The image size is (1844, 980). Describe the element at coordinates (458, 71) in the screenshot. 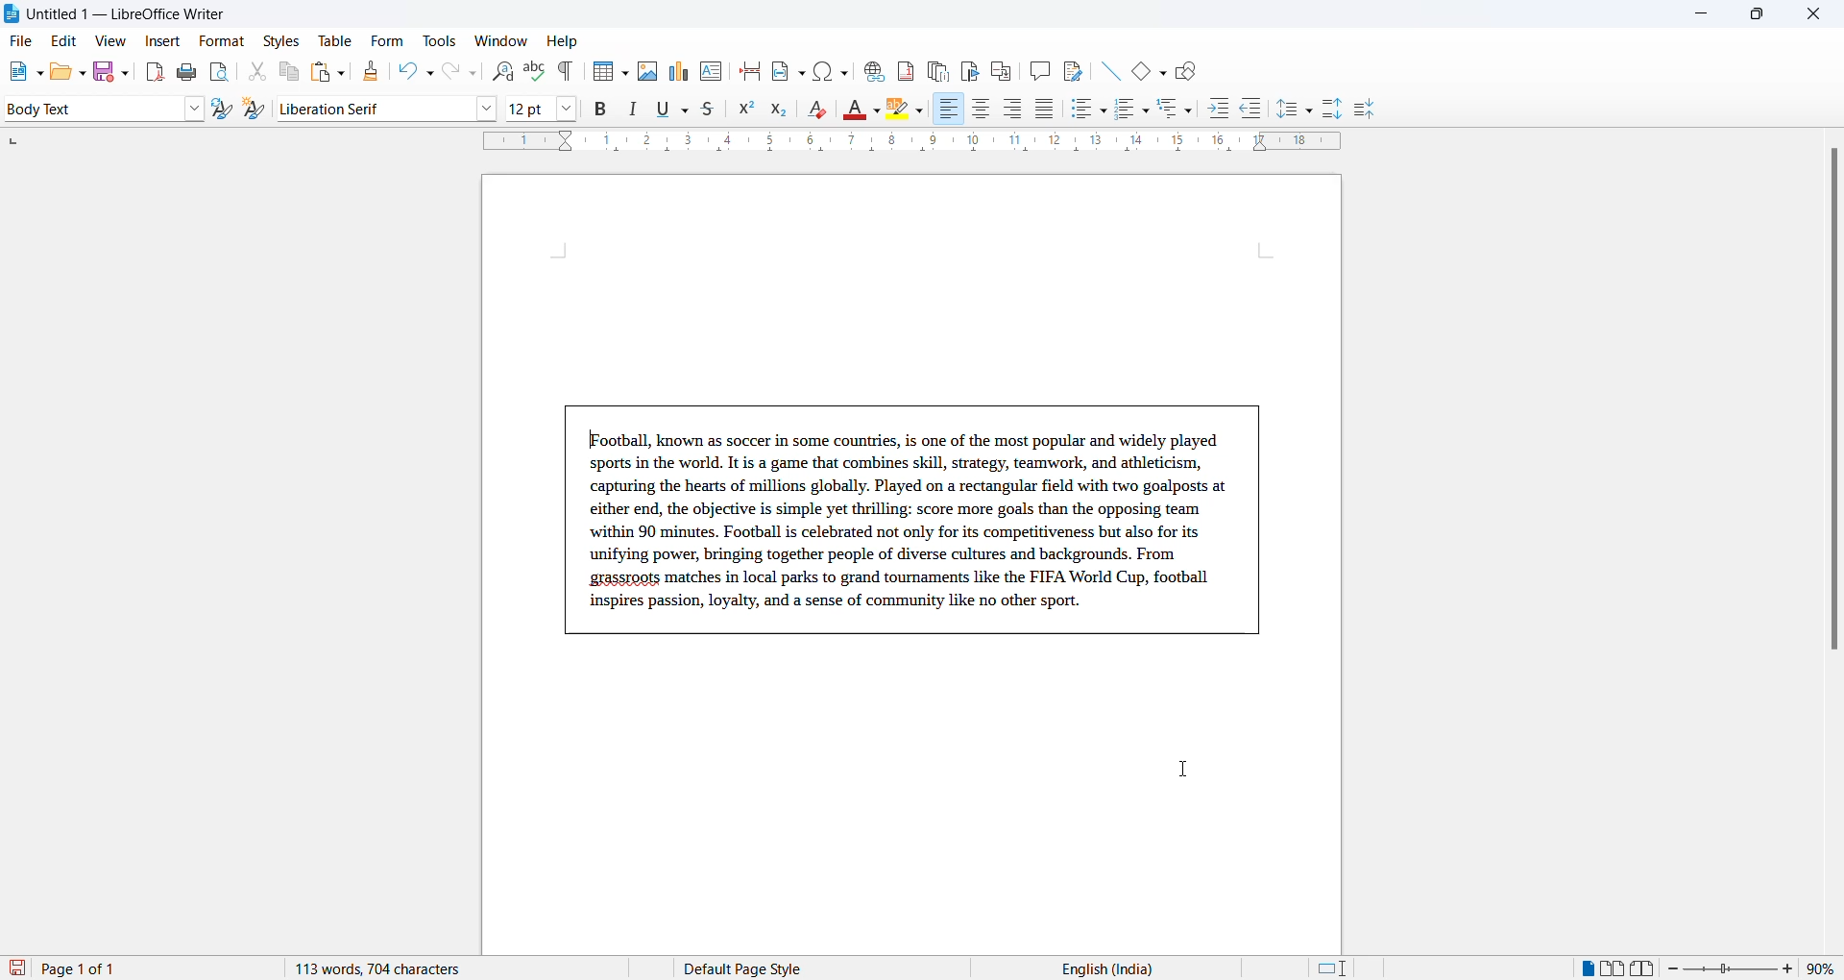

I see `redo` at that location.